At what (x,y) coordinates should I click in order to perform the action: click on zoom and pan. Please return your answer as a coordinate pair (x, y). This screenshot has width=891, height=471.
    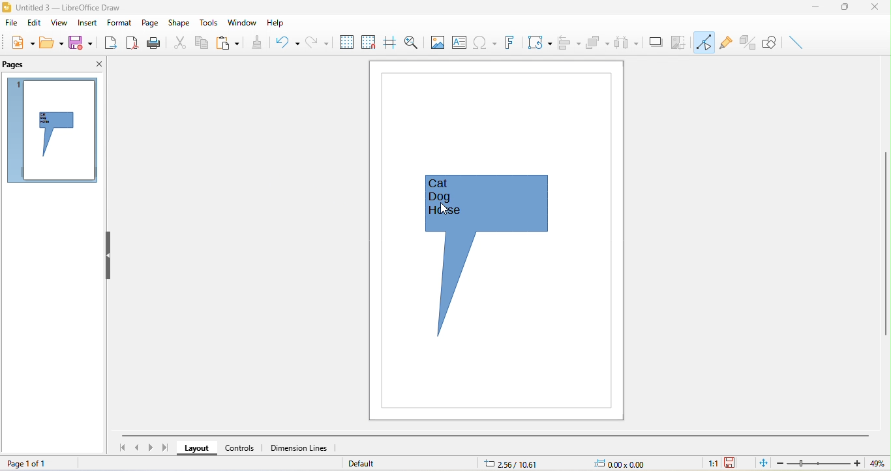
    Looking at the image, I should click on (413, 43).